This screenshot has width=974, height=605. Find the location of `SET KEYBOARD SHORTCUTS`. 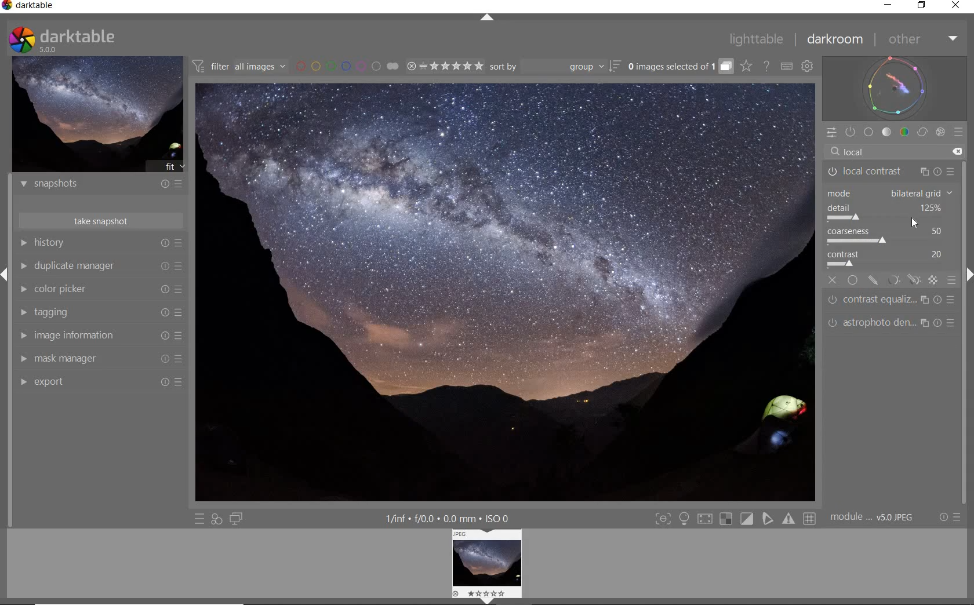

SET KEYBOARD SHORTCUTS is located at coordinates (786, 67).